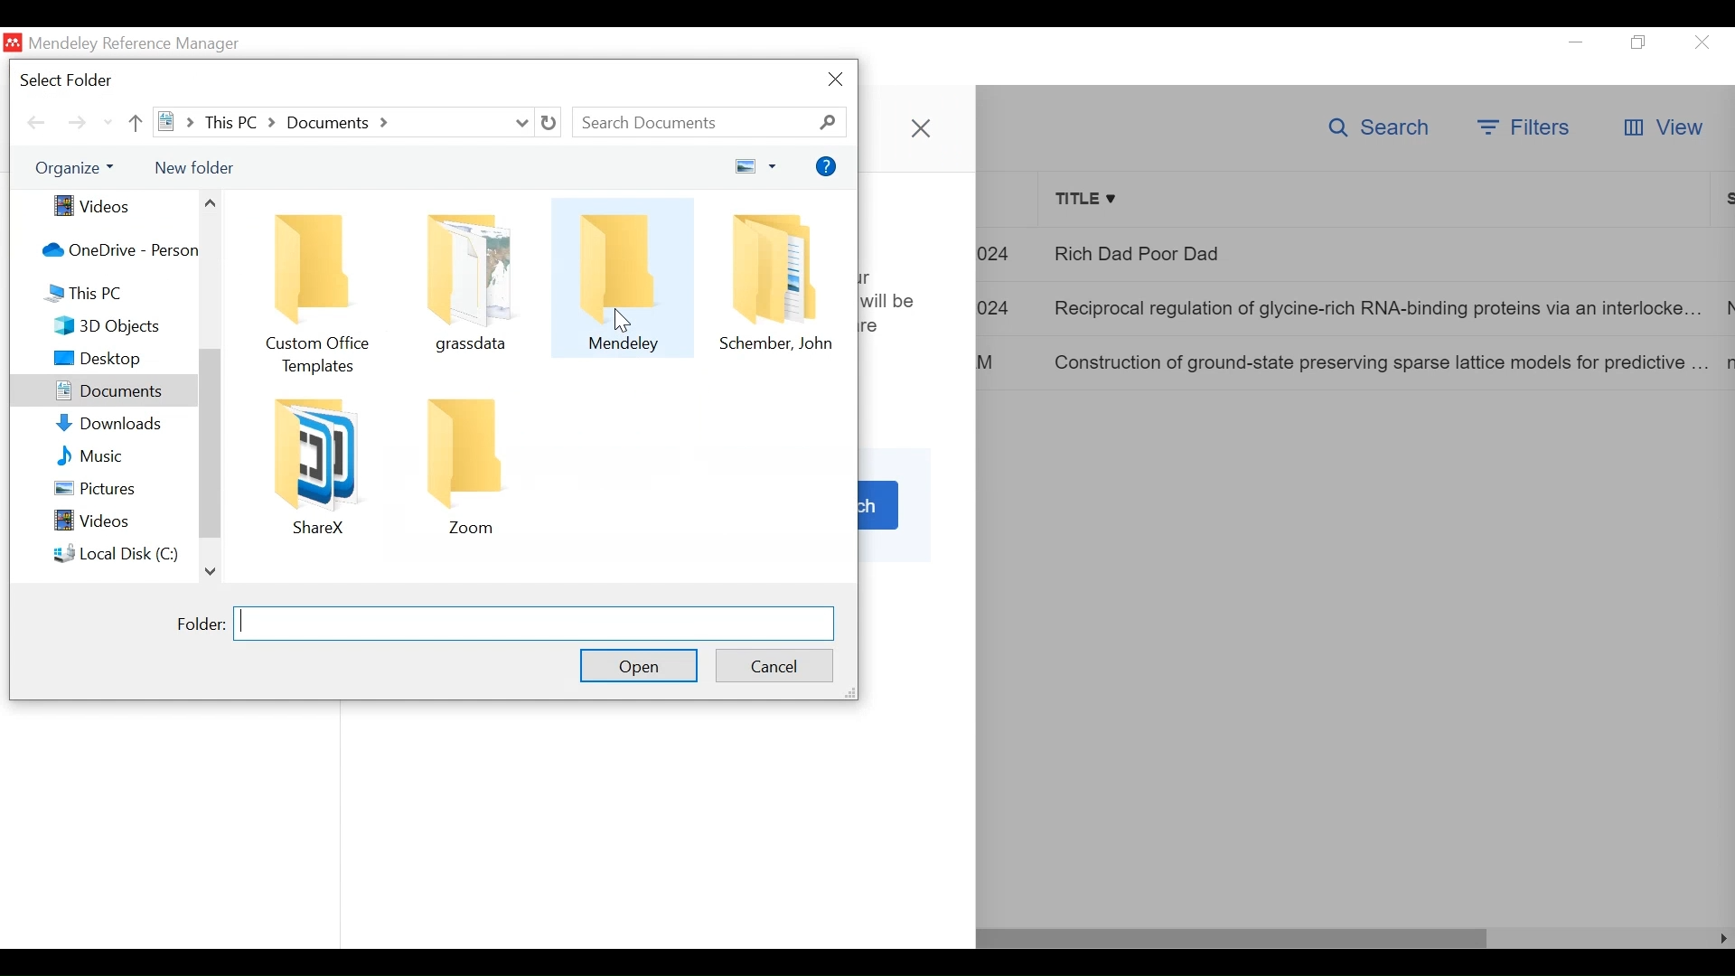  What do you see at coordinates (1379, 200) in the screenshot?
I see `Title` at bounding box center [1379, 200].